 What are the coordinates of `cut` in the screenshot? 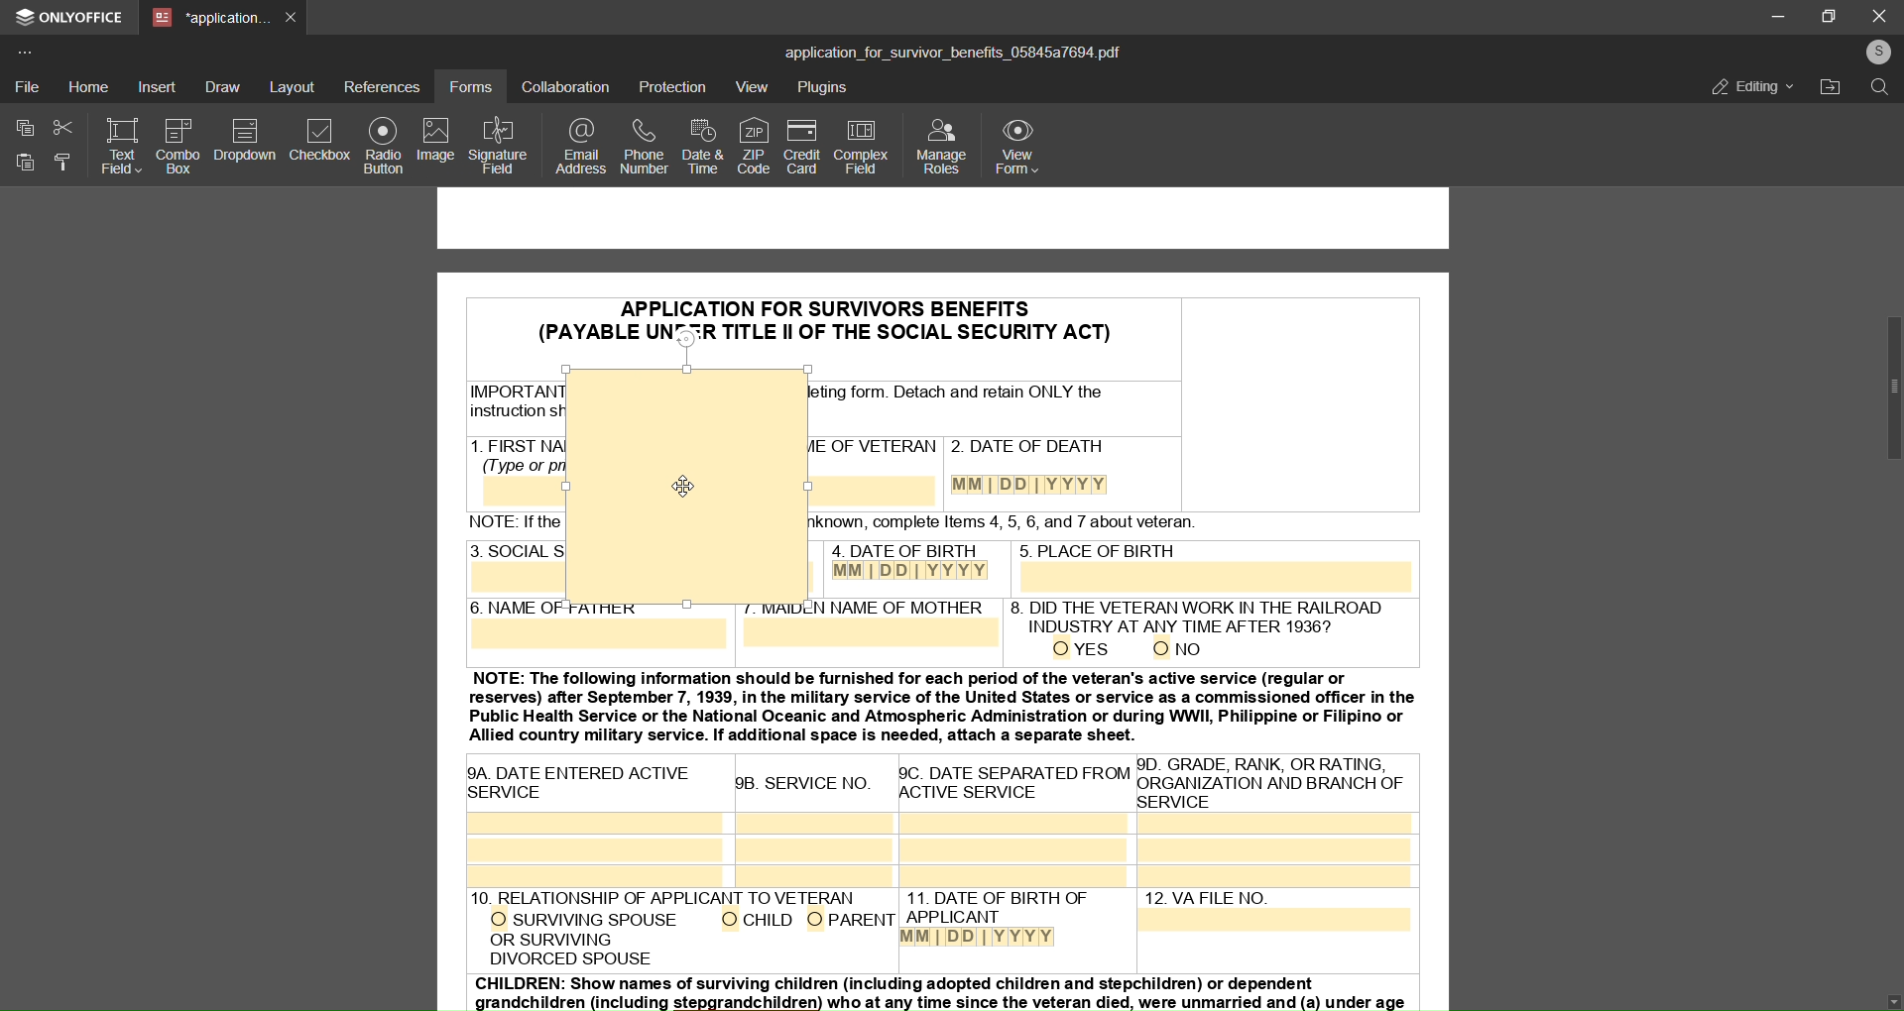 It's located at (59, 127).